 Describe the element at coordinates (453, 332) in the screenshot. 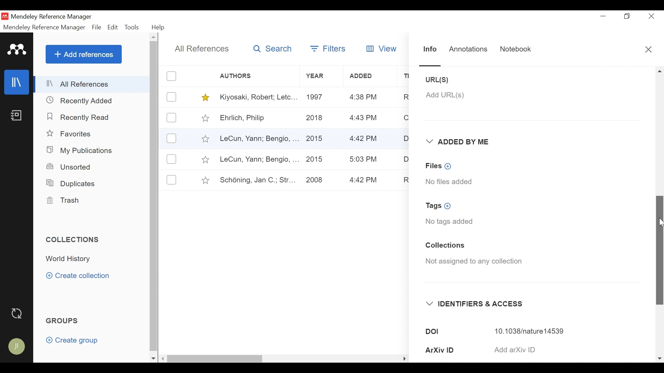

I see `DOI` at that location.